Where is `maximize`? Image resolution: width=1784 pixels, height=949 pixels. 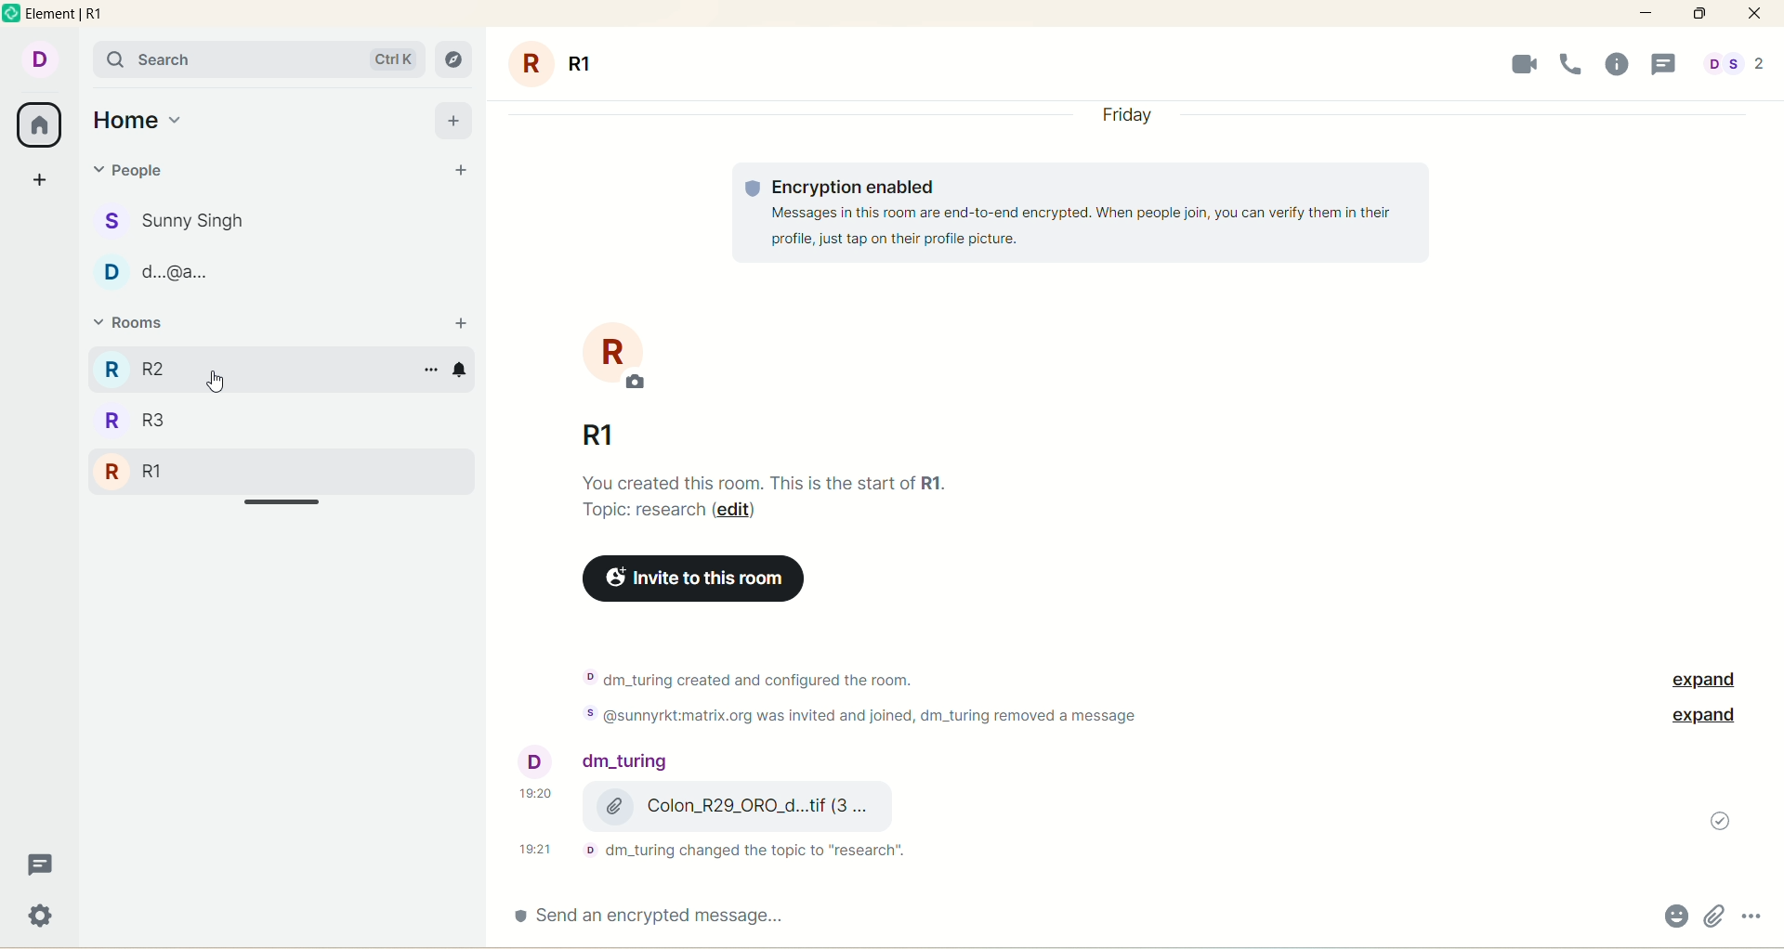
maximize is located at coordinates (1699, 13).